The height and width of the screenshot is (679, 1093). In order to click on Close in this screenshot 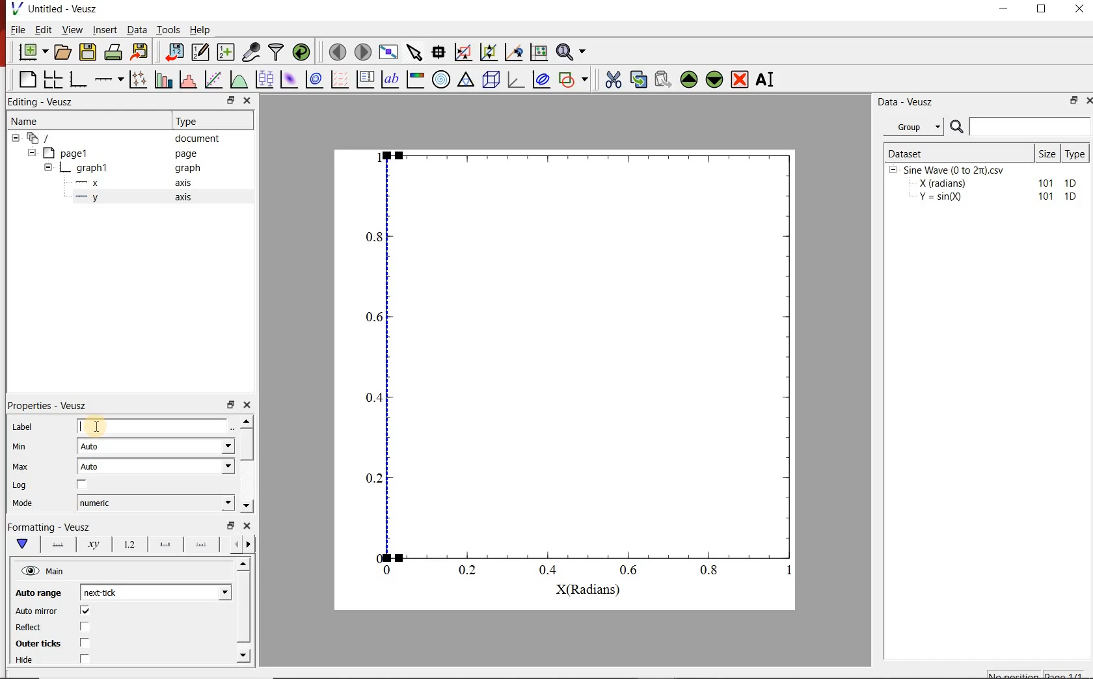, I will do `click(1081, 8)`.